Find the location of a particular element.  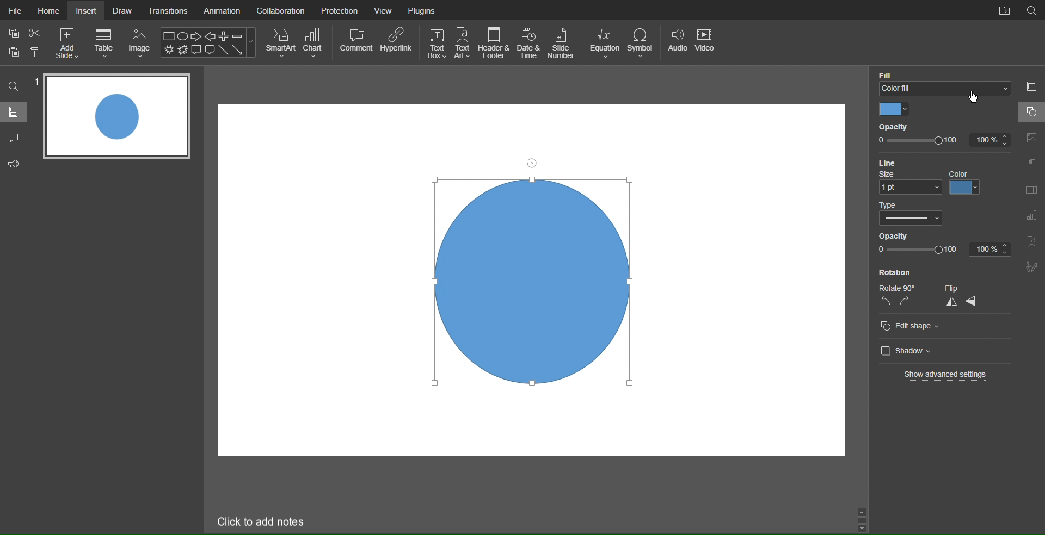

Plugins is located at coordinates (423, 10).